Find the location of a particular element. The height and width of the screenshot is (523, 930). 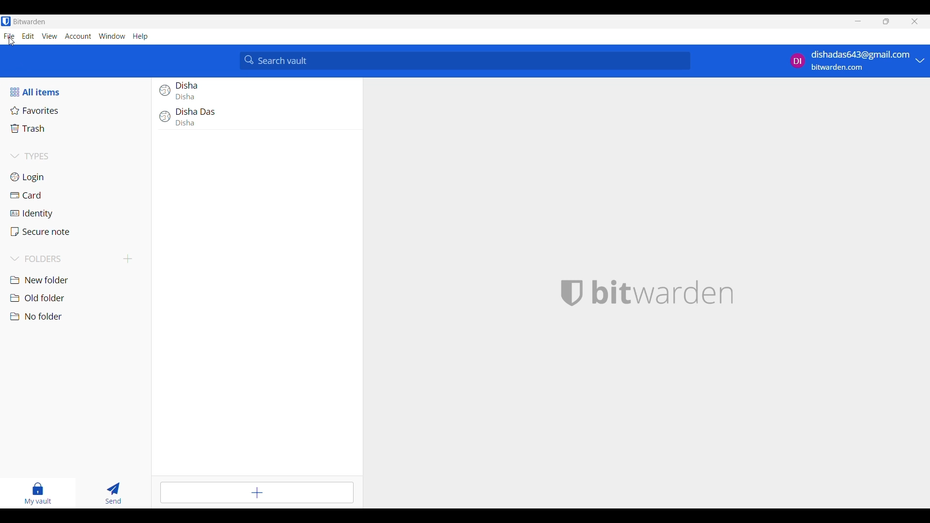

bitwarden logo is located at coordinates (569, 293).